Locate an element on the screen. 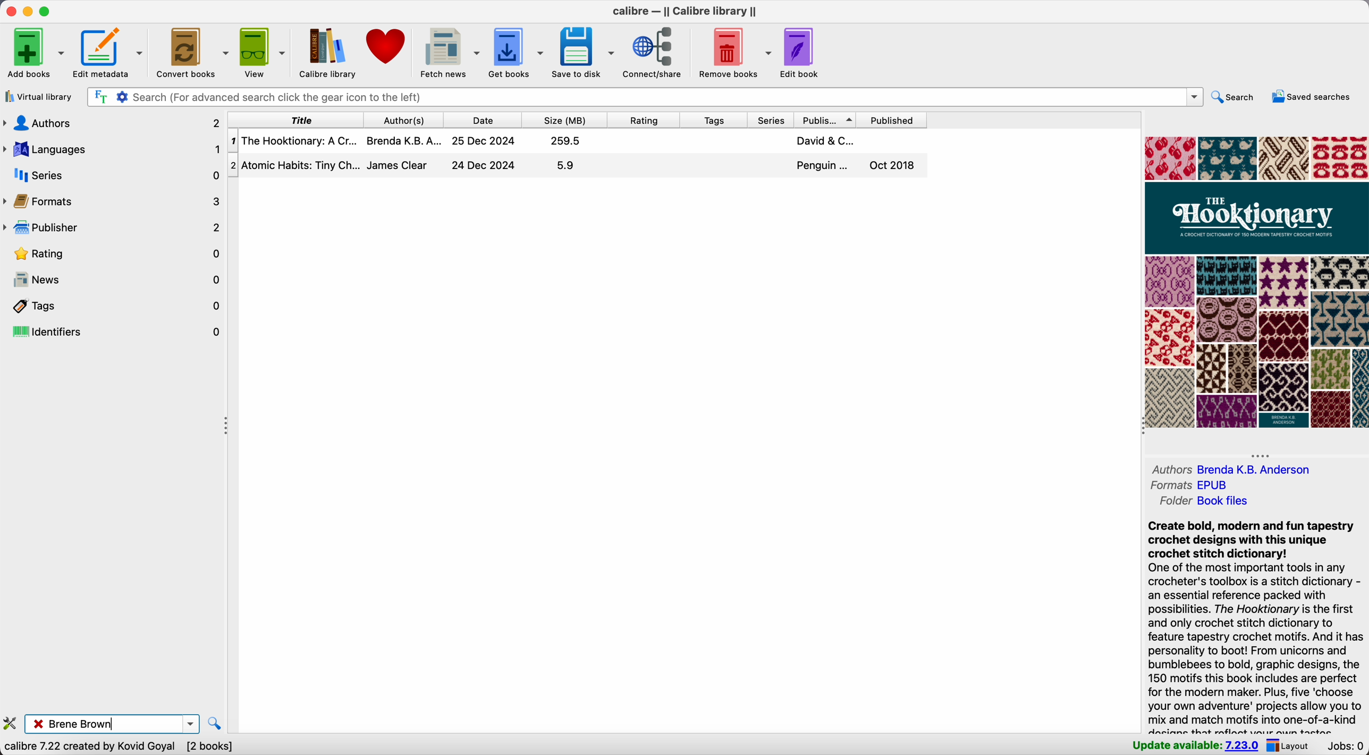 This screenshot has height=755, width=1369. search is located at coordinates (1234, 97).